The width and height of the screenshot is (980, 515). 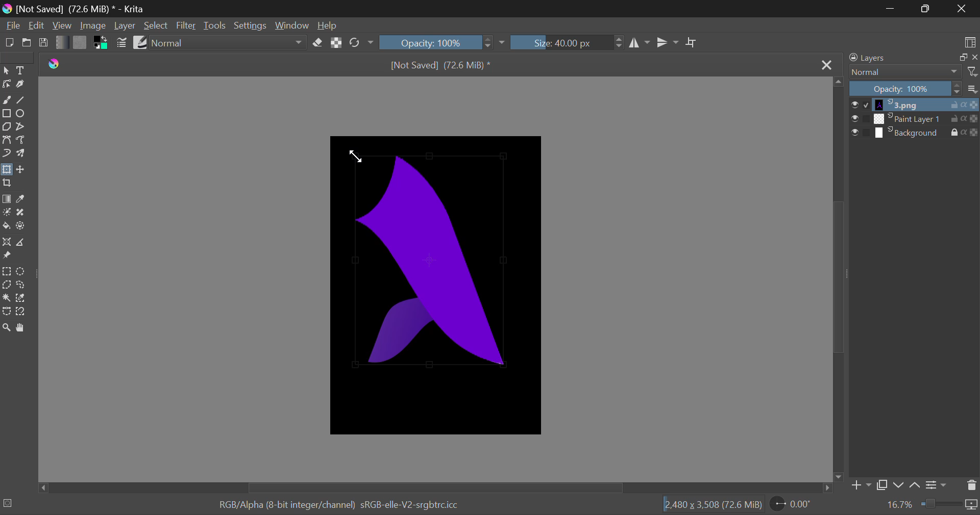 What do you see at coordinates (23, 200) in the screenshot?
I see `Eyedropper` at bounding box center [23, 200].